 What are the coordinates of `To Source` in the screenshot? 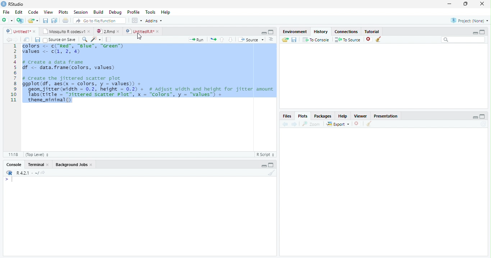 It's located at (348, 40).